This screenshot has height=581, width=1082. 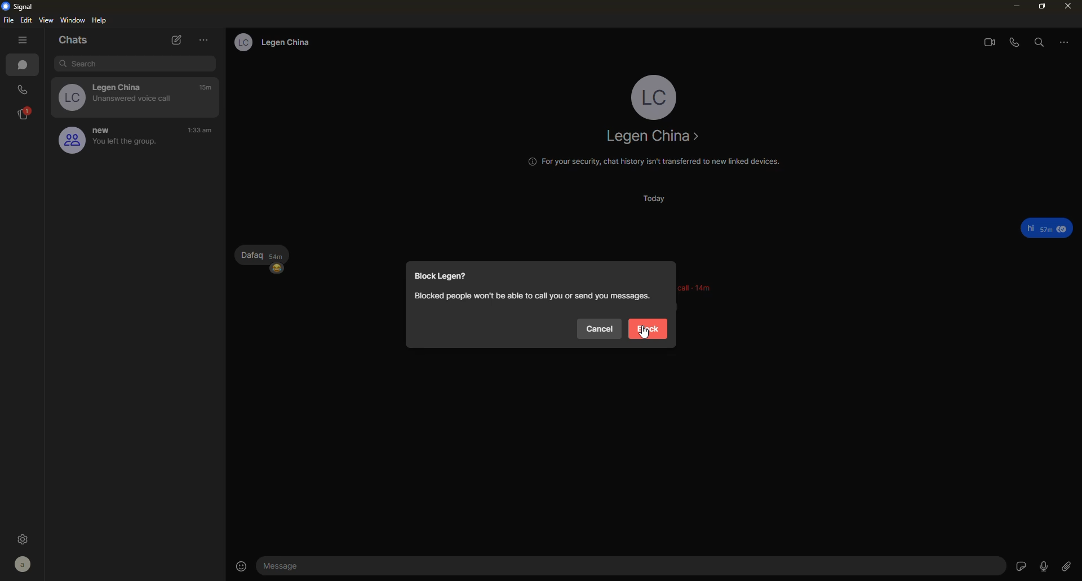 What do you see at coordinates (242, 565) in the screenshot?
I see `emoji` at bounding box center [242, 565].